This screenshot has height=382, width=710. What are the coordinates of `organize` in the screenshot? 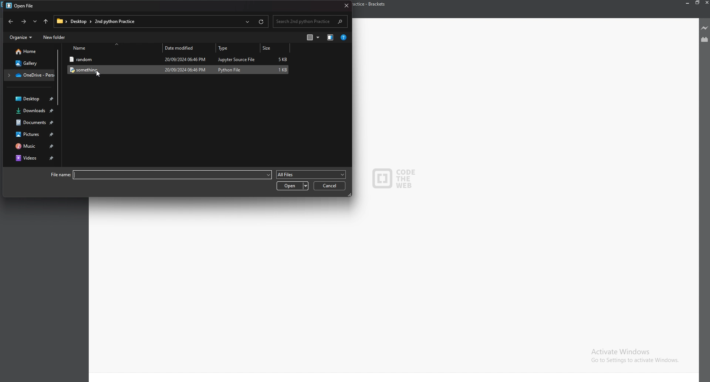 It's located at (22, 37).